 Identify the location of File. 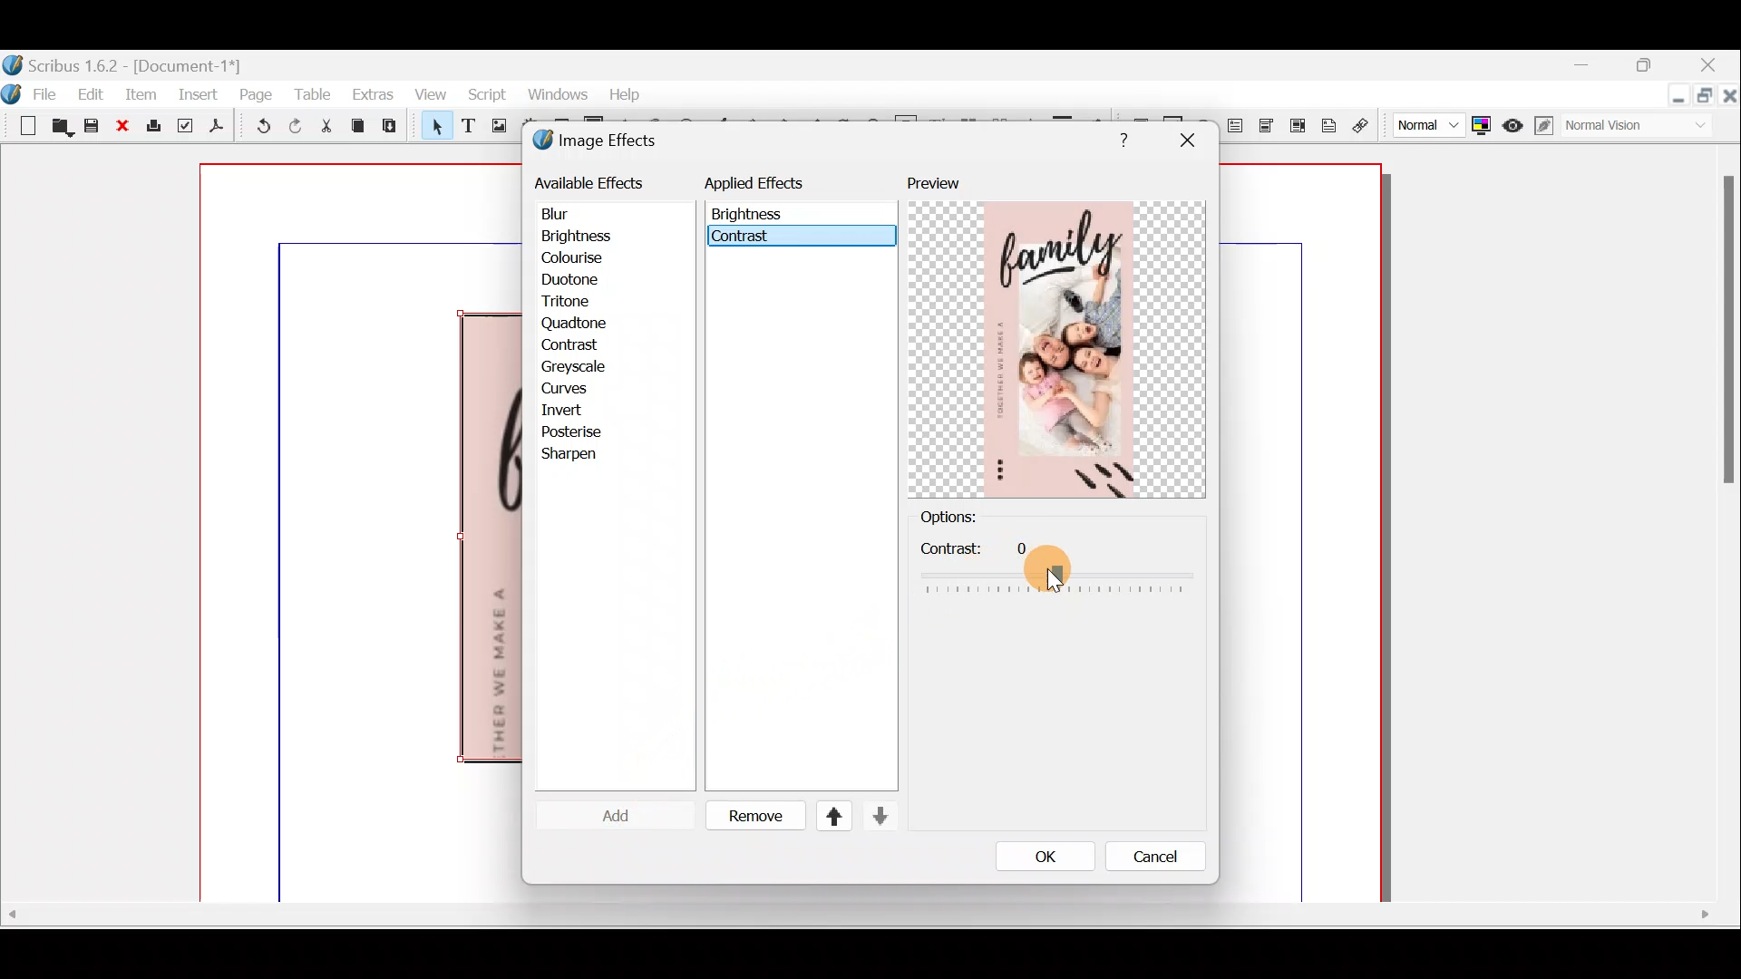
(47, 92).